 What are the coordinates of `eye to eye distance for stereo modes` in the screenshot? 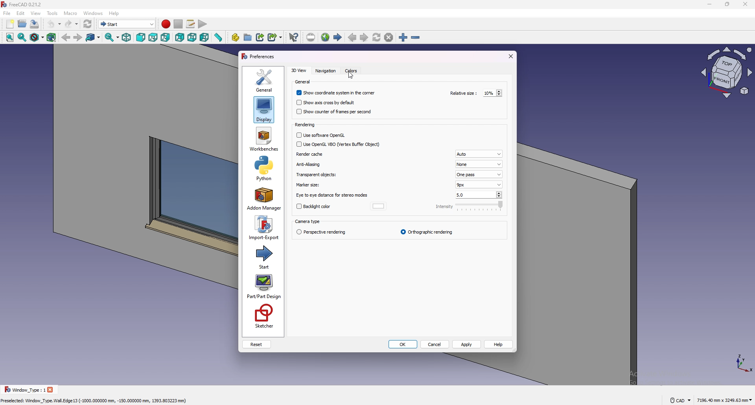 It's located at (333, 195).